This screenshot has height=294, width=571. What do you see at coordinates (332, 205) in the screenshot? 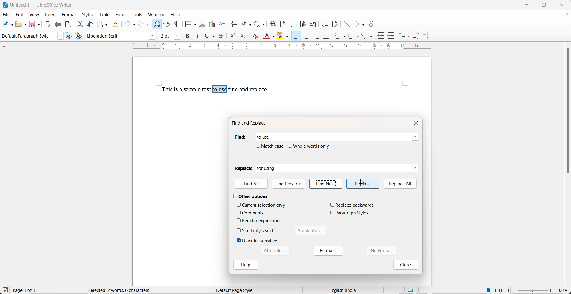
I see `checkbox` at bounding box center [332, 205].